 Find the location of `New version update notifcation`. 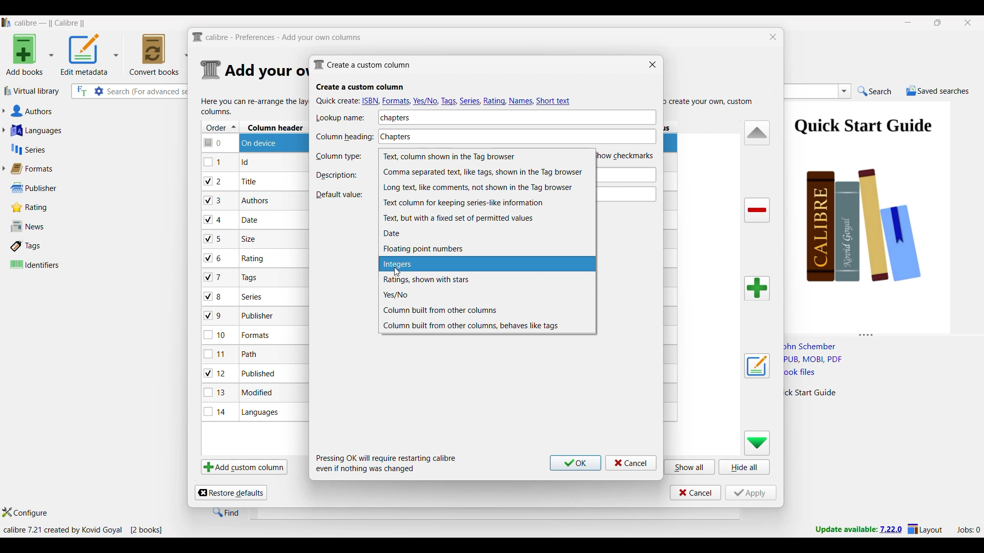

New version update notifcation is located at coordinates (858, 529).